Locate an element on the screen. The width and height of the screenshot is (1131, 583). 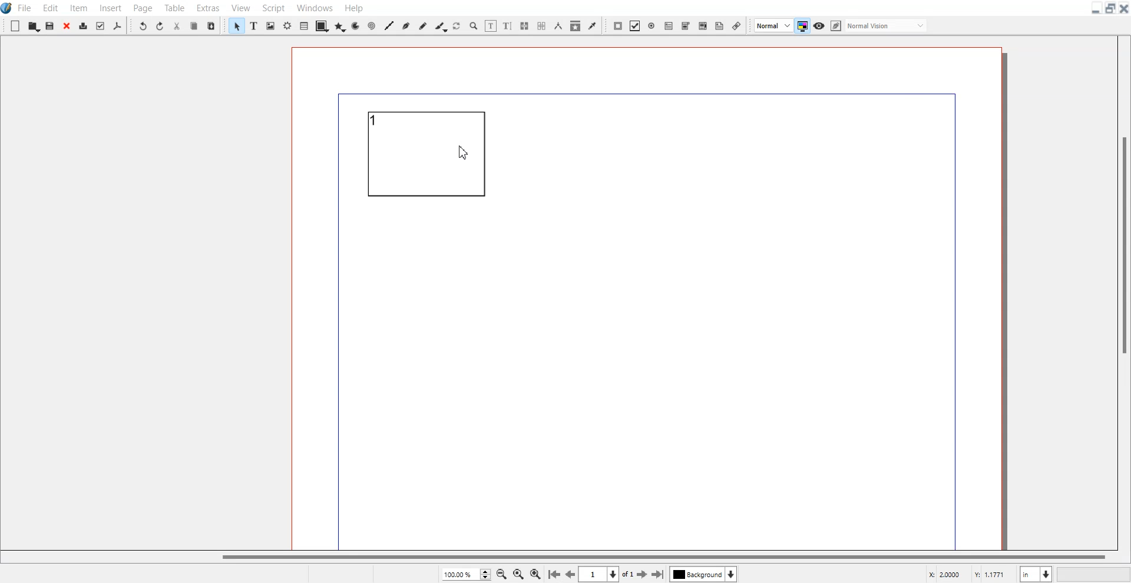
Save is located at coordinates (50, 25).